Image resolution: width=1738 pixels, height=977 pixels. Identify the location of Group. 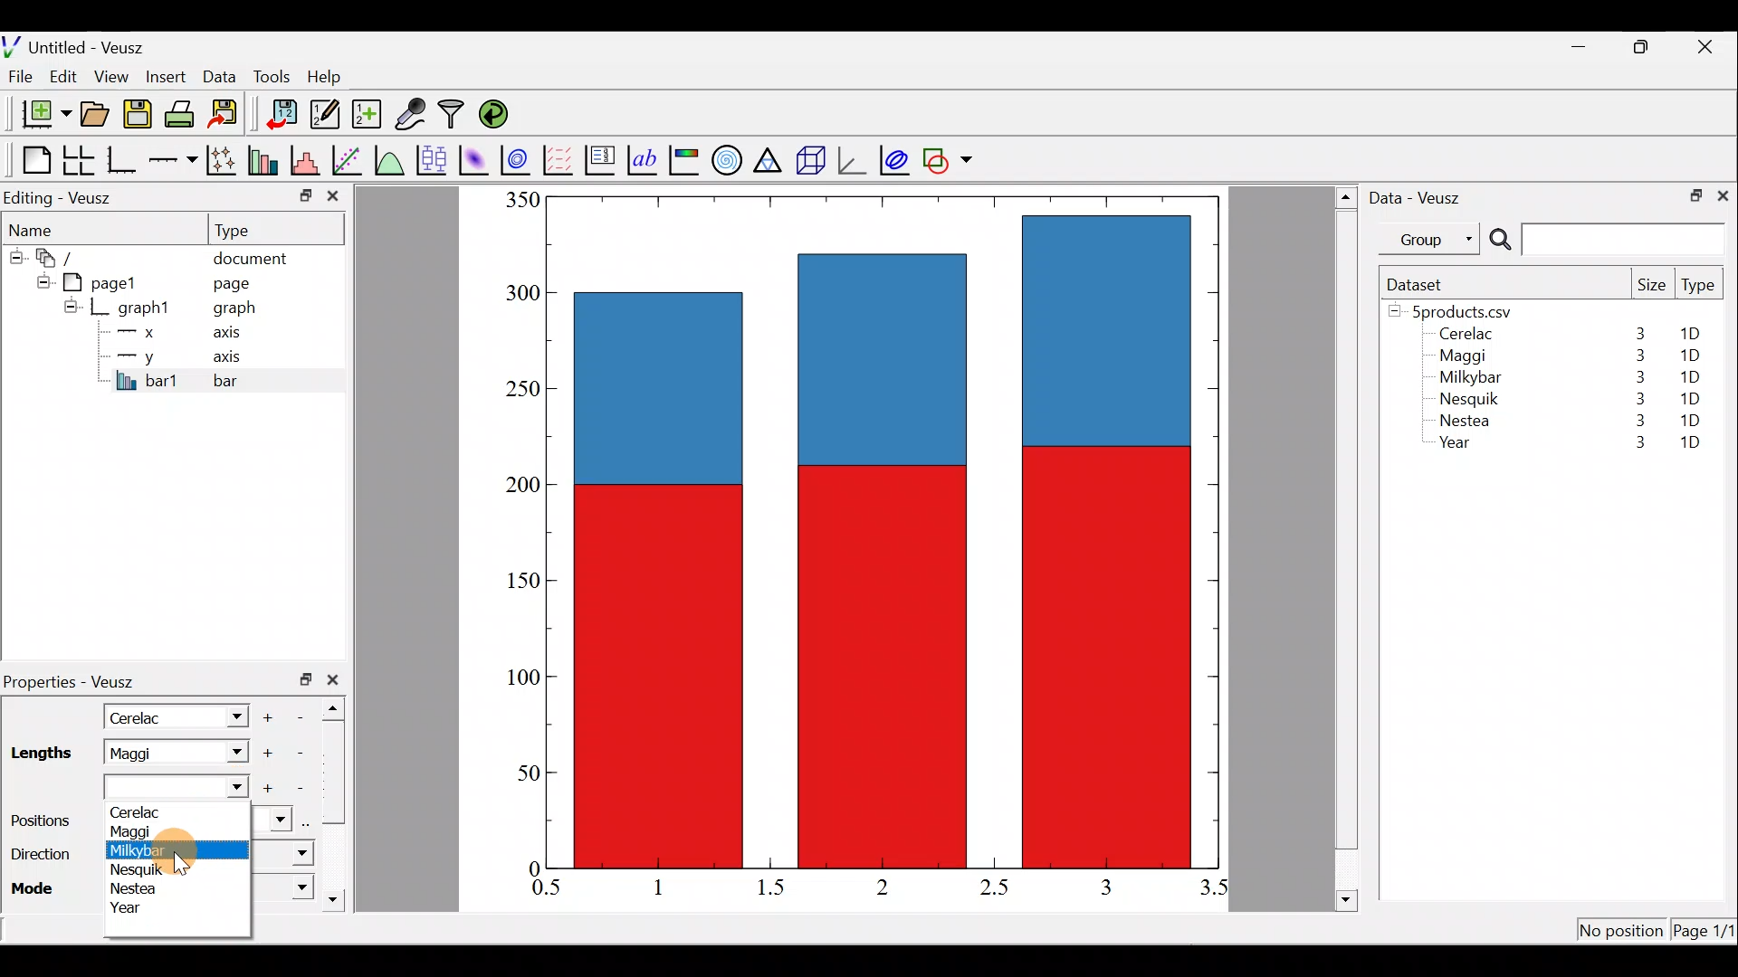
(1433, 238).